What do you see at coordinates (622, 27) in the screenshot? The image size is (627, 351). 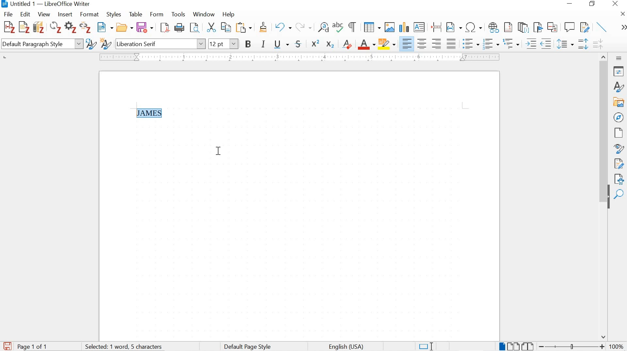 I see `expand` at bounding box center [622, 27].